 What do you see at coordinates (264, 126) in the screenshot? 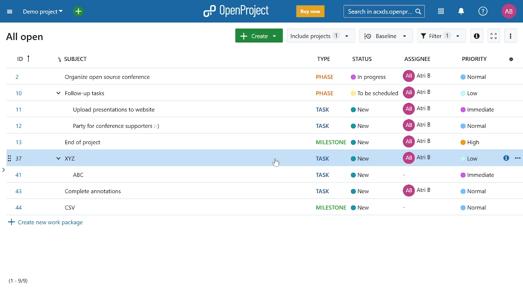
I see `work package ID 12 details` at bounding box center [264, 126].